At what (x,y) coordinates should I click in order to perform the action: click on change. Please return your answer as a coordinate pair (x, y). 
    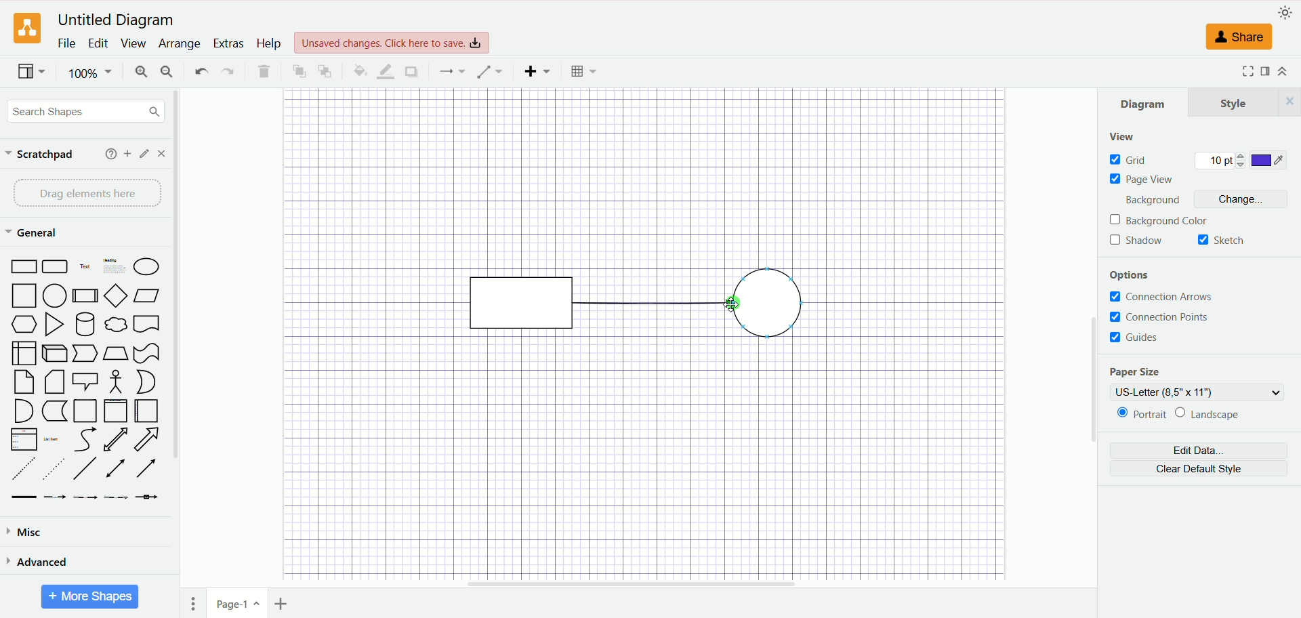
    Looking at the image, I should click on (1245, 199).